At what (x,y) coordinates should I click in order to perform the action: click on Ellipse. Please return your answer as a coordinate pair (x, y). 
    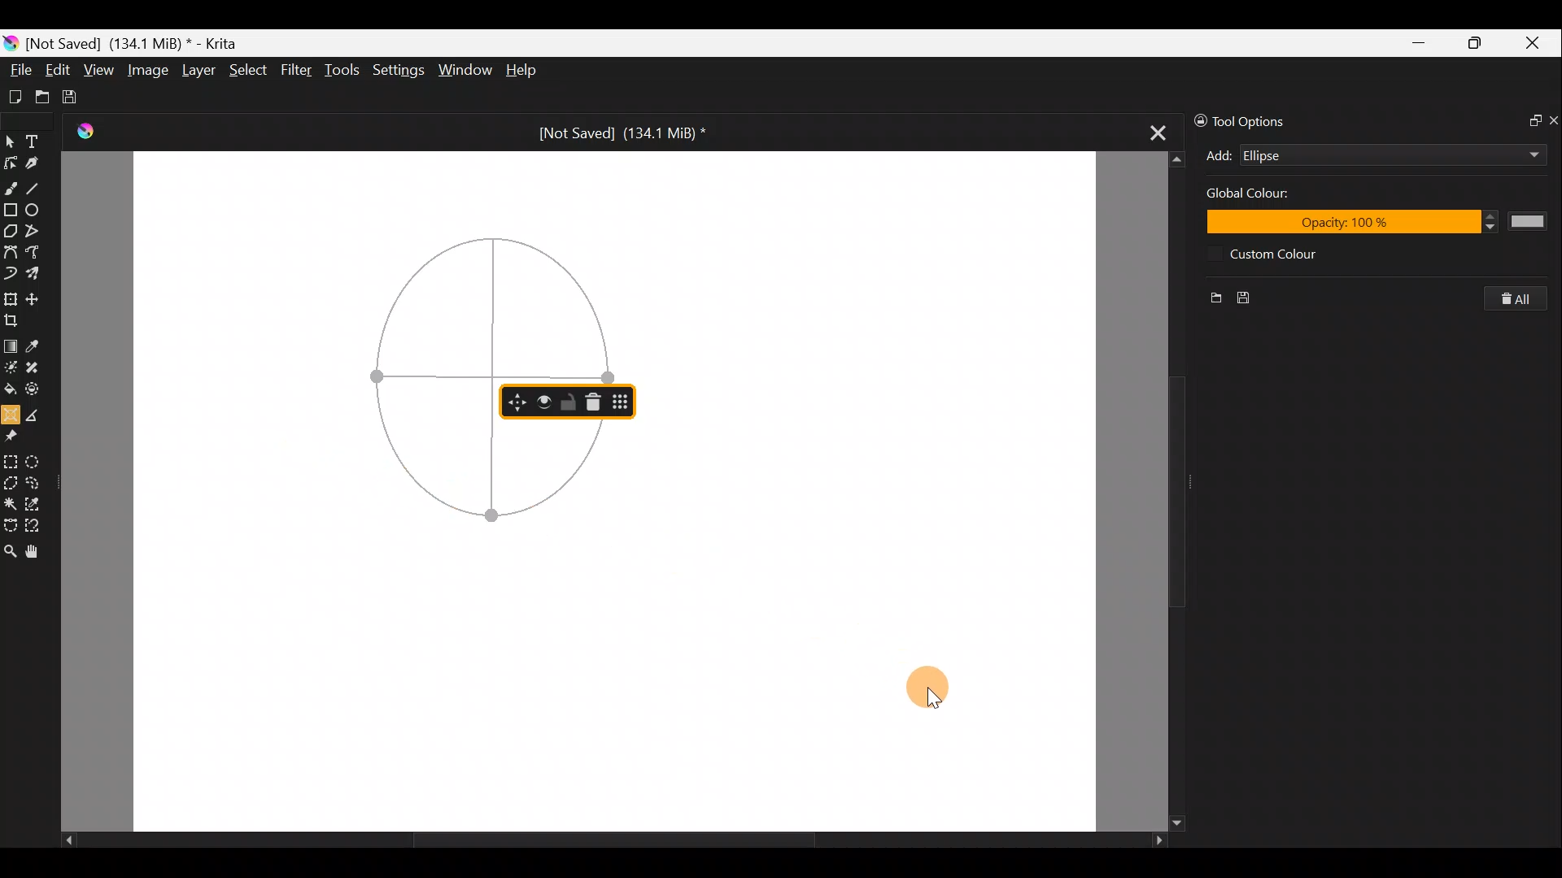
    Looking at the image, I should click on (1367, 155).